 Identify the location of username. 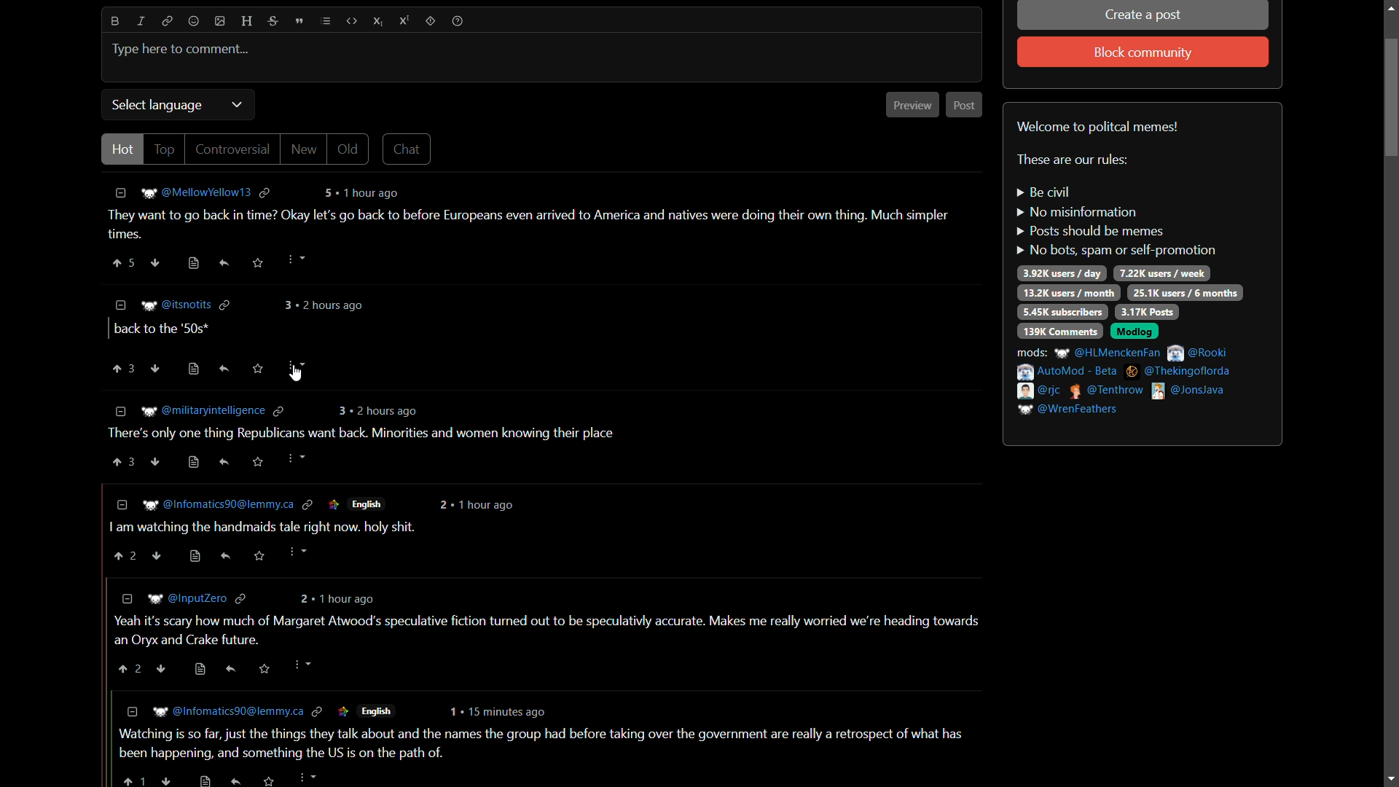
(186, 305).